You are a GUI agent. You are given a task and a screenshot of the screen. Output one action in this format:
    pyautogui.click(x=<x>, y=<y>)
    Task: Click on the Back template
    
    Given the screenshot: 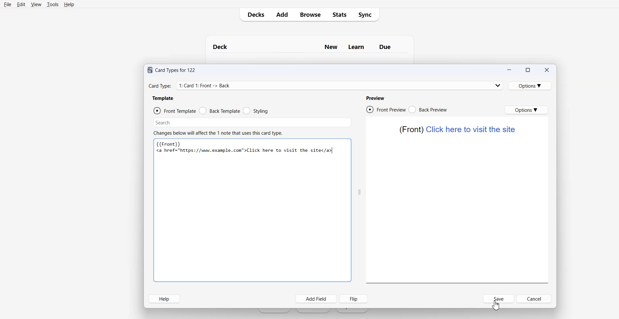 What is the action you would take?
    pyautogui.click(x=220, y=111)
    